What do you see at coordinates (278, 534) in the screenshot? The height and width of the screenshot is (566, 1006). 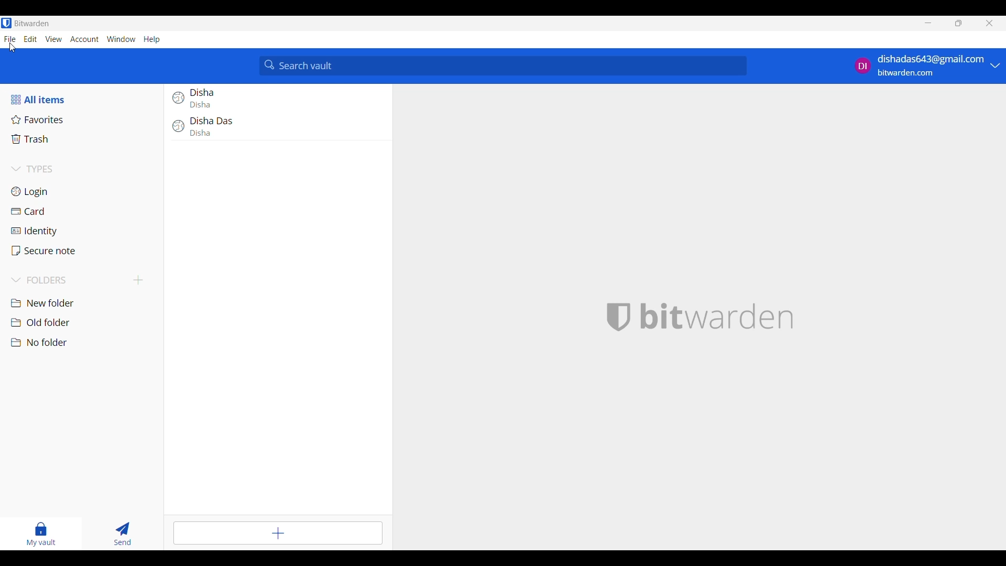 I see `Add item` at bounding box center [278, 534].